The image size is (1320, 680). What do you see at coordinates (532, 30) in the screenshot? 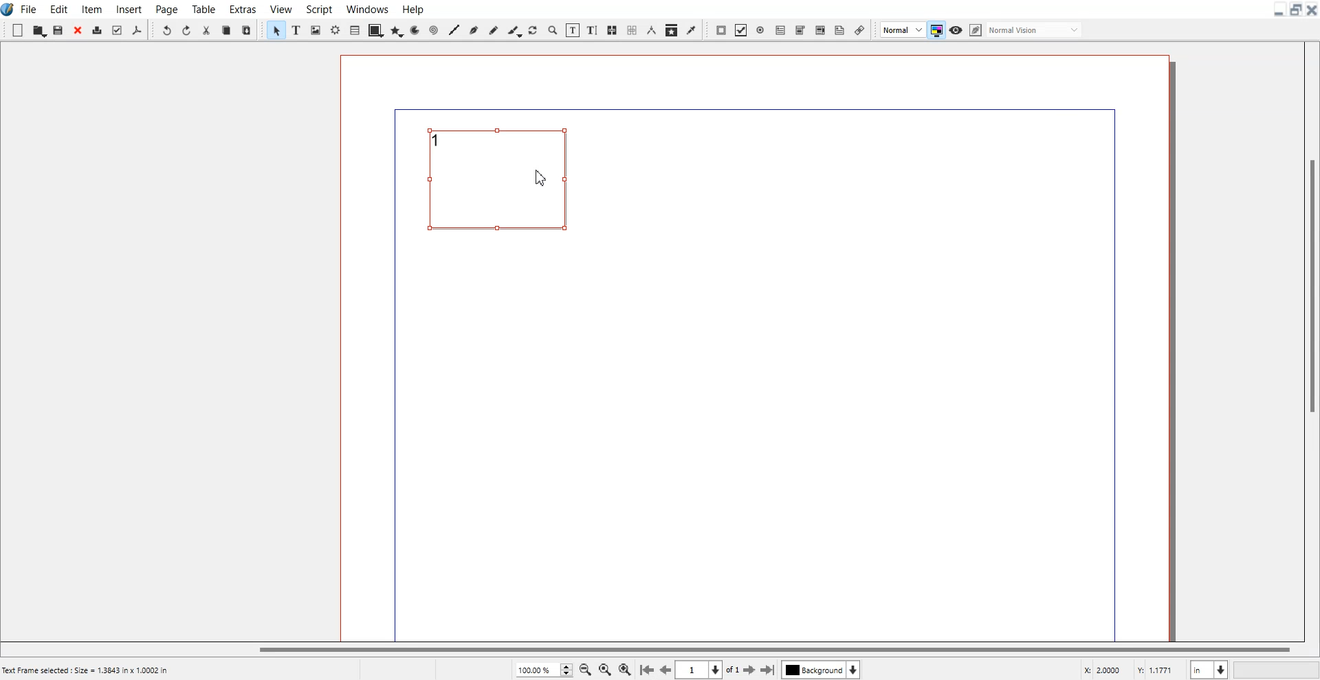
I see `Rotate Item` at bounding box center [532, 30].